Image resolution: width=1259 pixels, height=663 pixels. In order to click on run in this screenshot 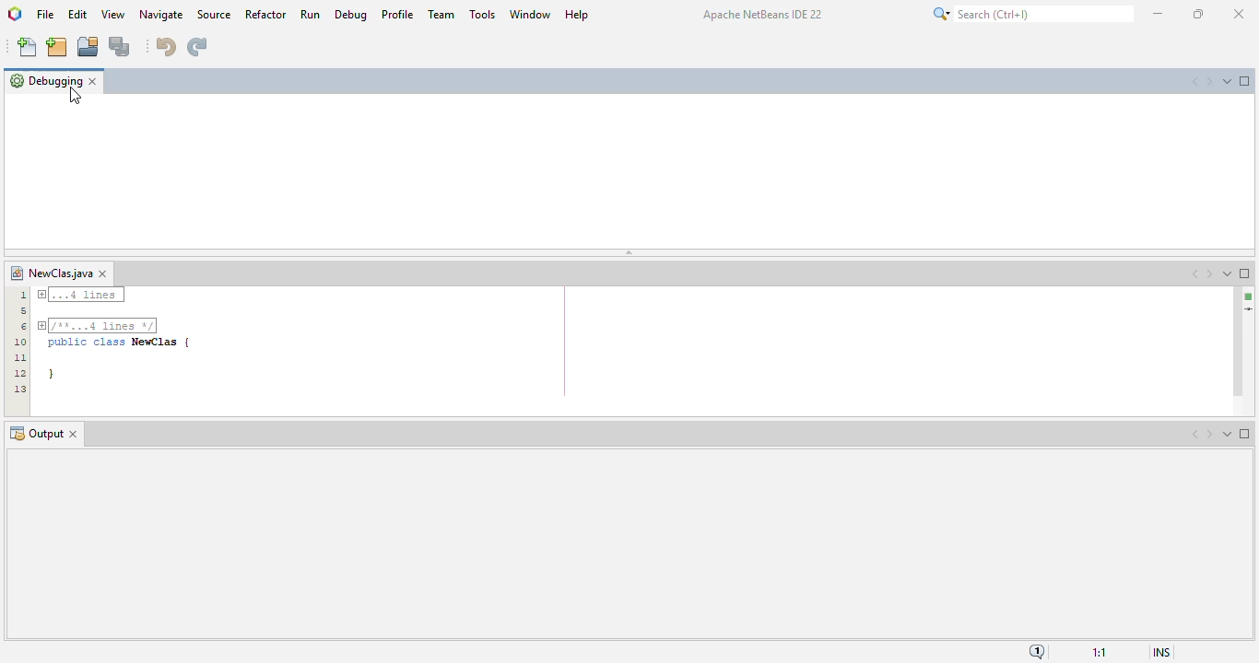, I will do `click(310, 14)`.